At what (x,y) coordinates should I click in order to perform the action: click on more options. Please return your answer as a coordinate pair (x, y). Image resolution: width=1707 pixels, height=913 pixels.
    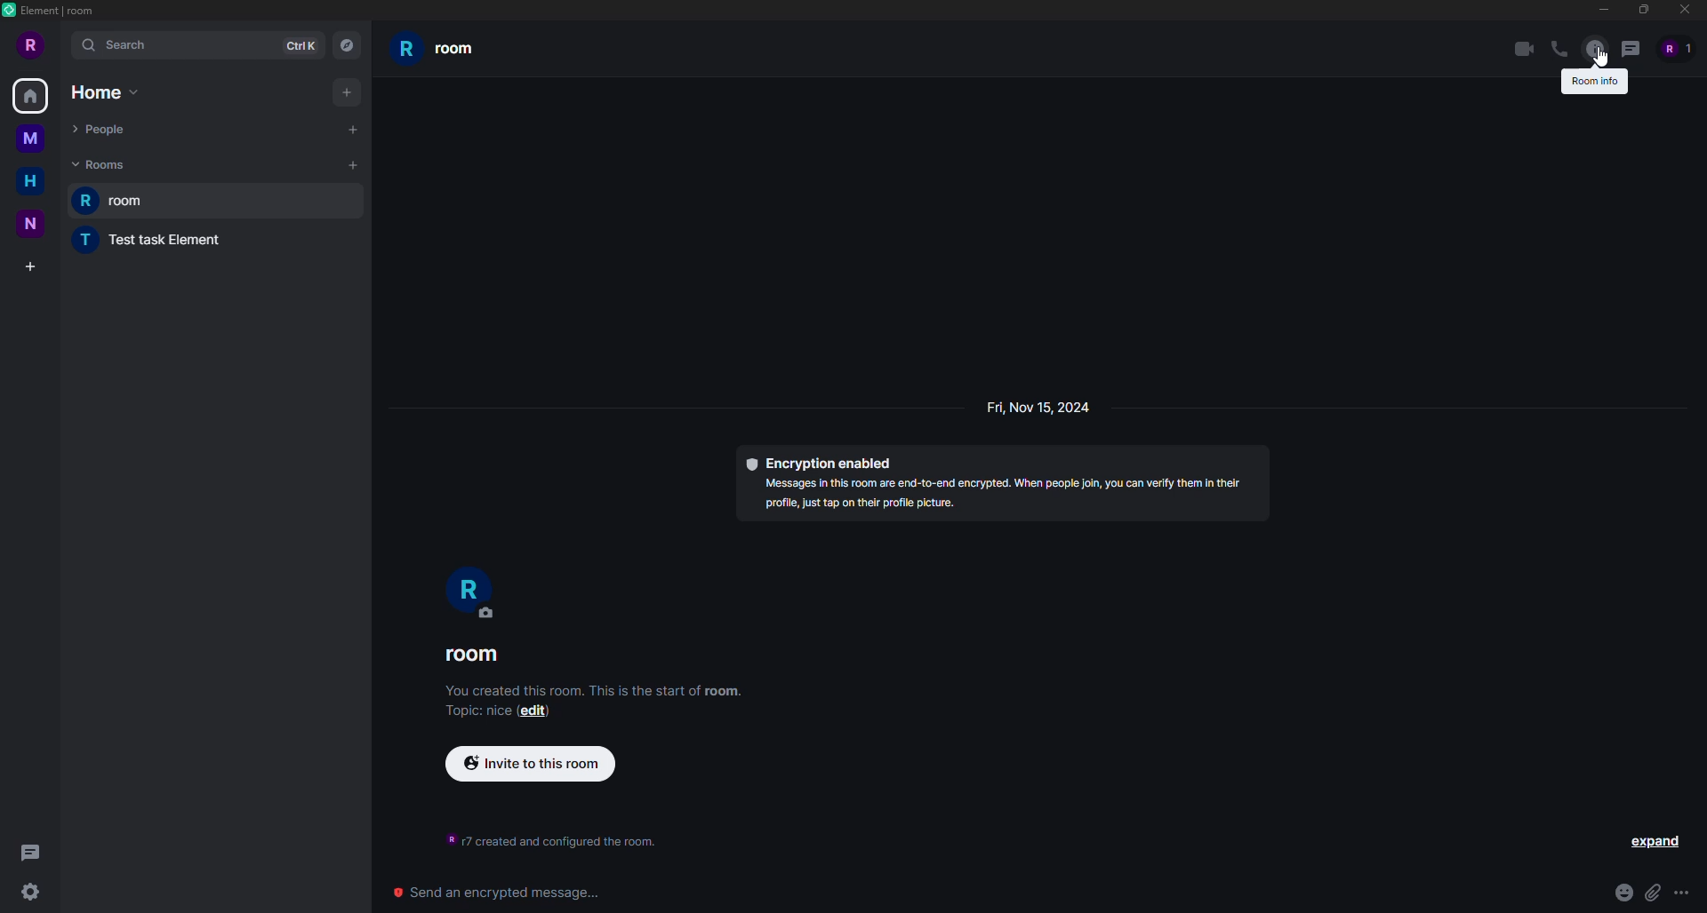
    Looking at the image, I should click on (1684, 891).